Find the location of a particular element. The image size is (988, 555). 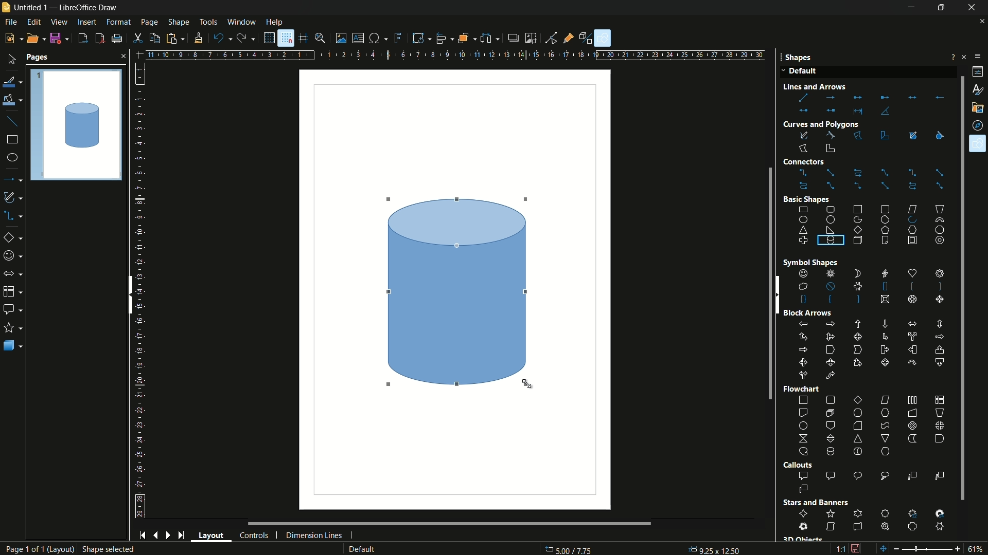

close document is located at coordinates (982, 22).